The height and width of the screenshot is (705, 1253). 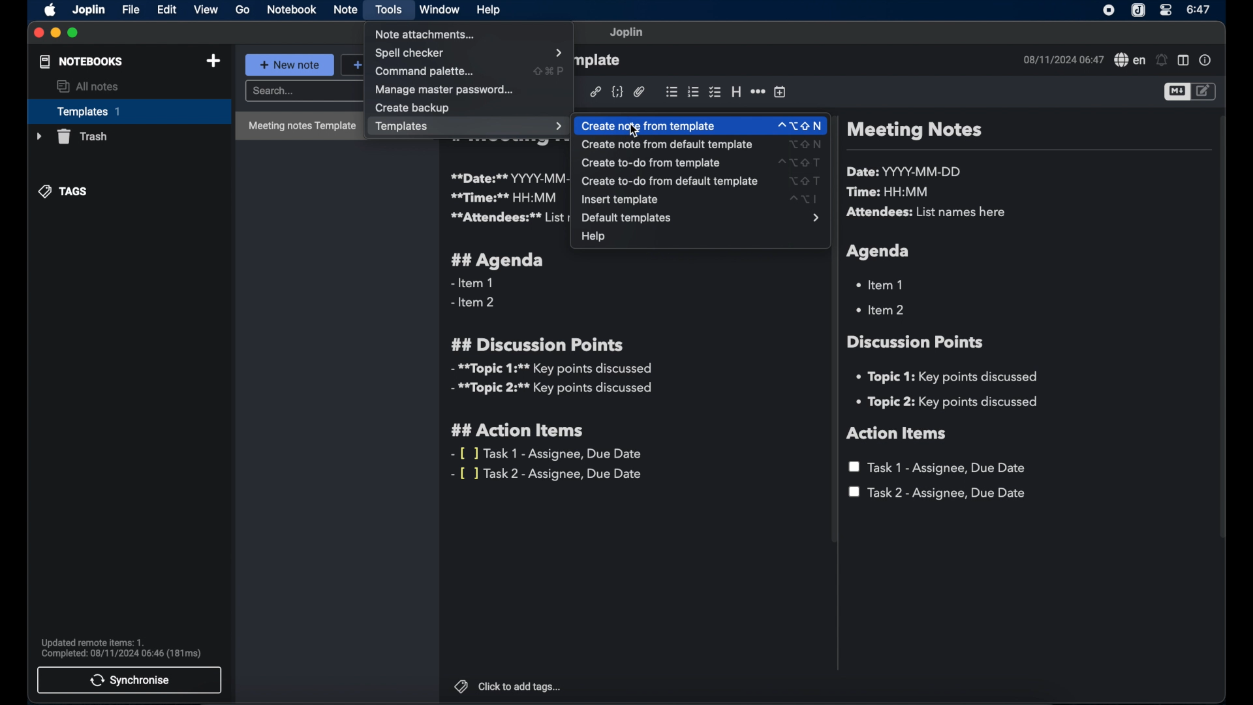 I want to click on minimize, so click(x=55, y=33).